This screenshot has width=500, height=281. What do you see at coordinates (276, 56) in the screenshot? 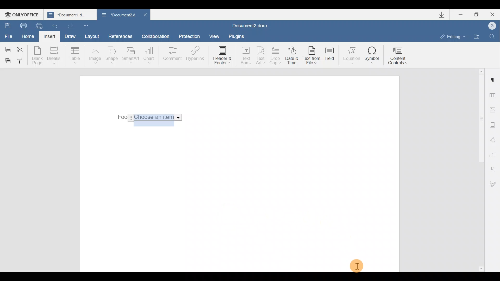
I see `Drop cap` at bounding box center [276, 56].